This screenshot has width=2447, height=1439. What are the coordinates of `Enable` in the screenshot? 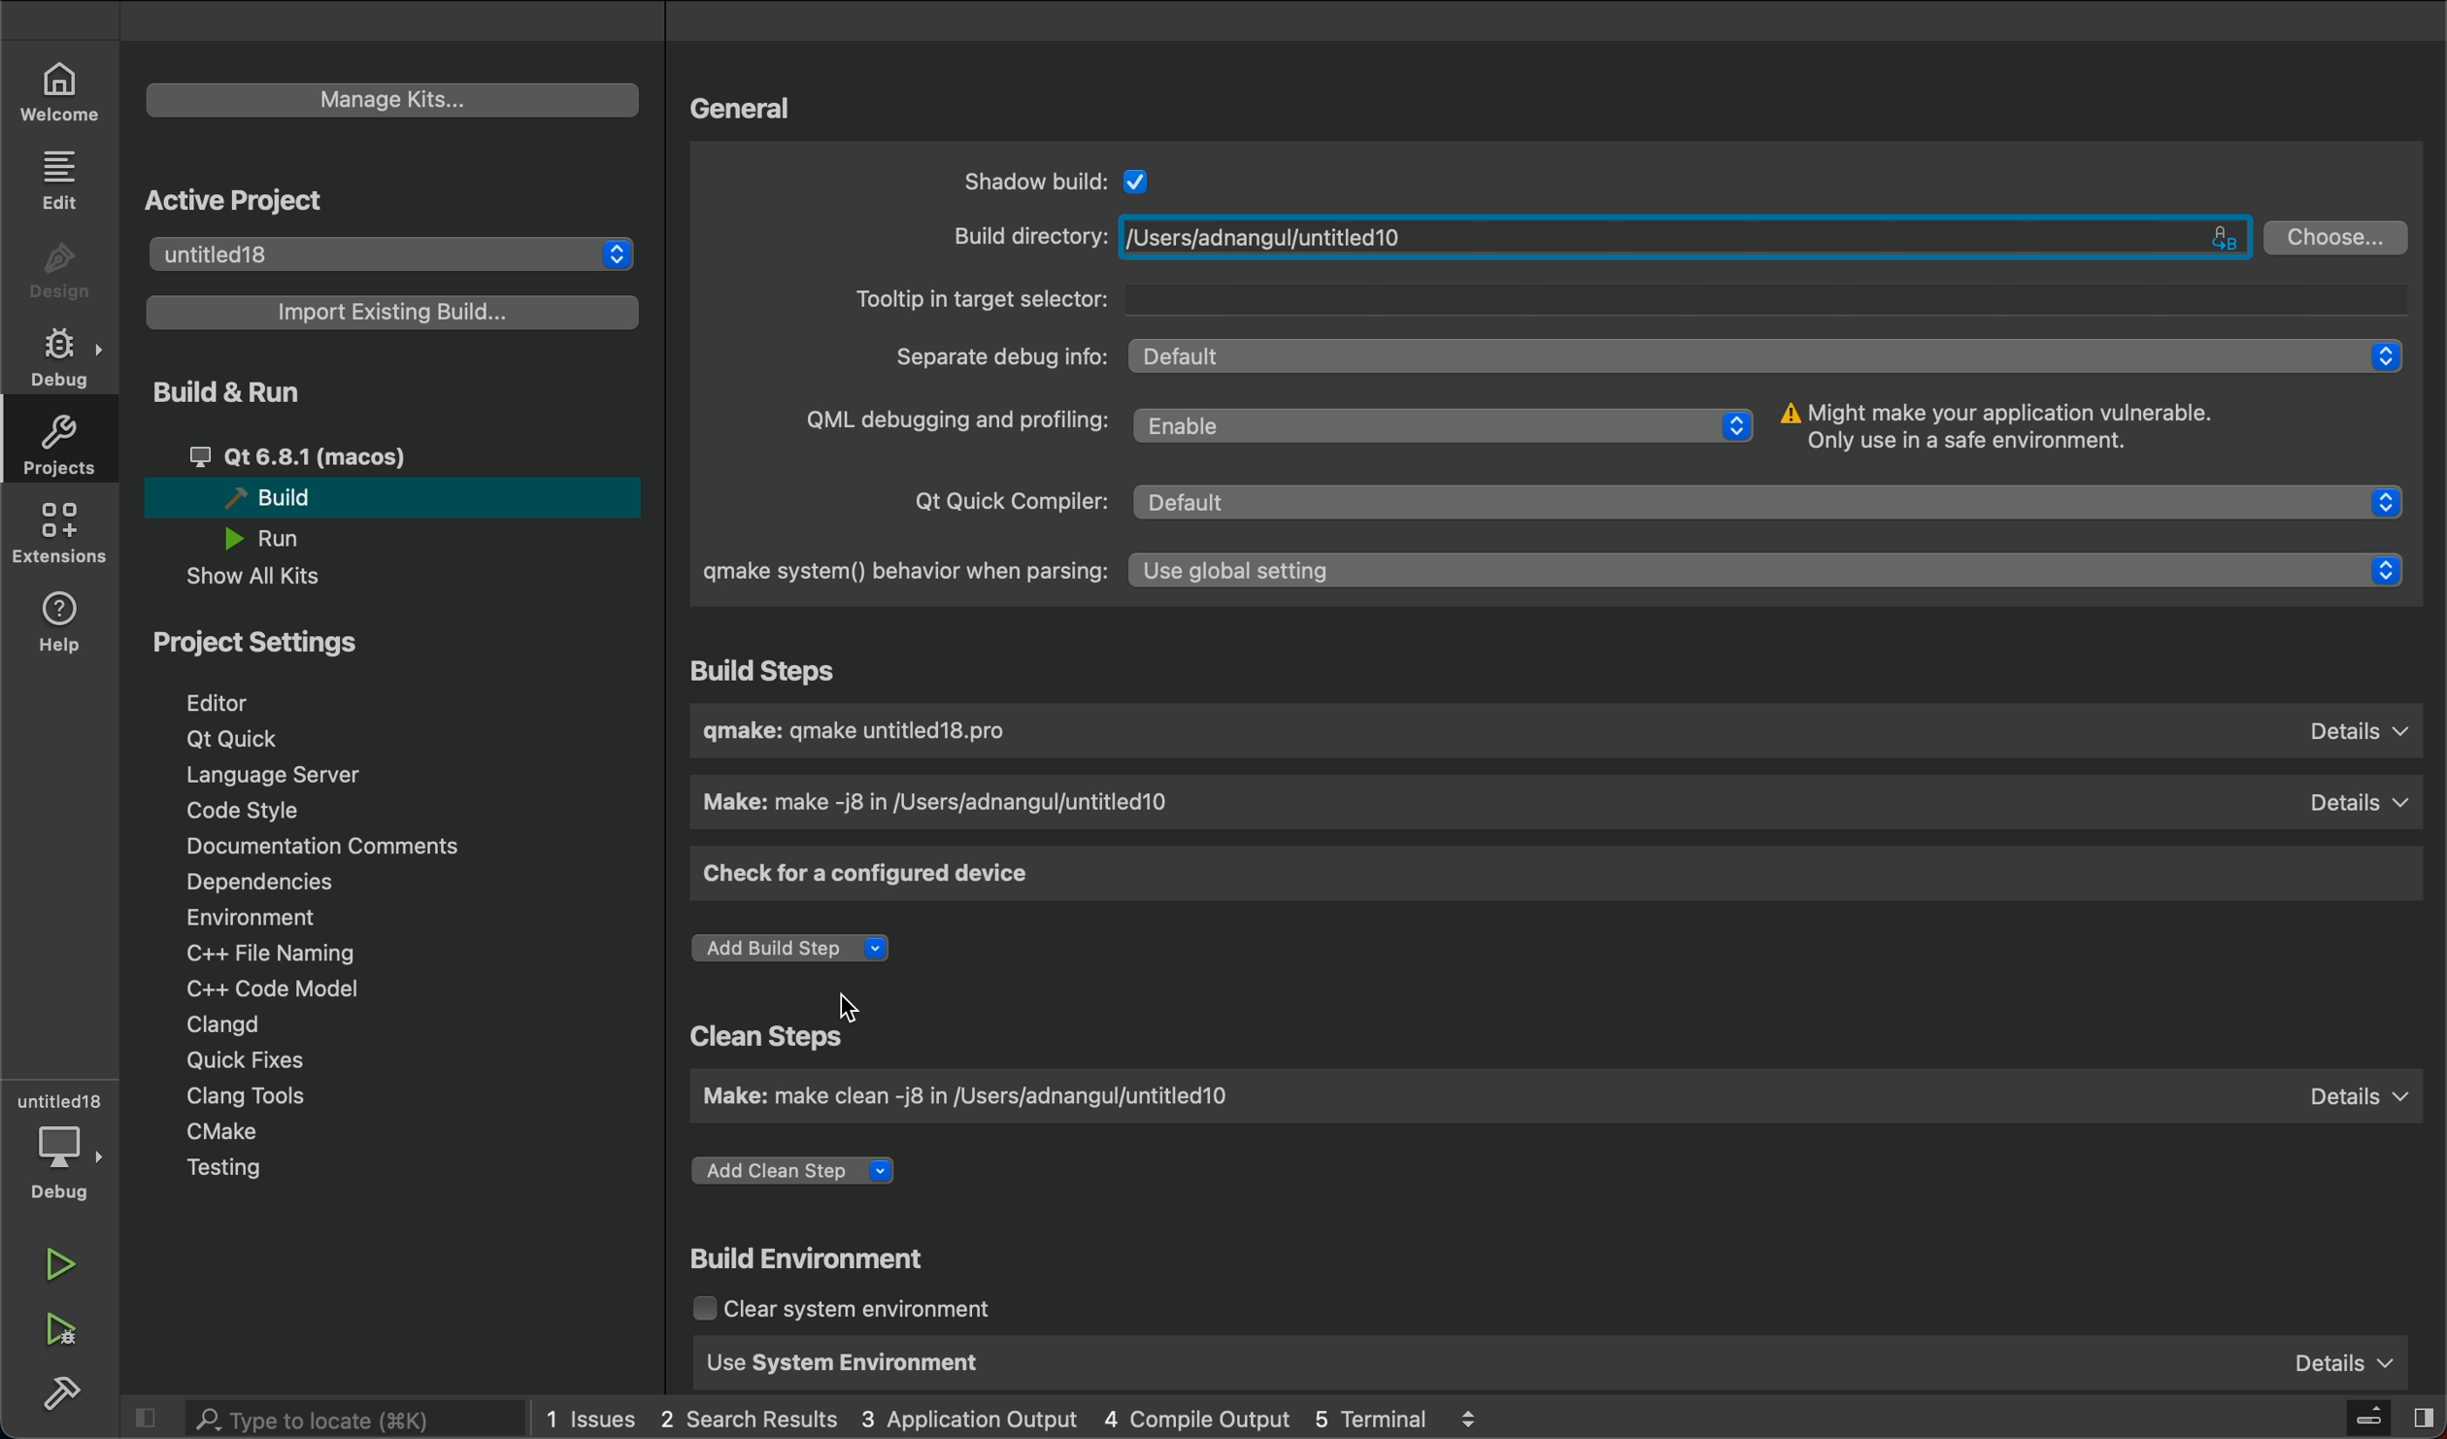 It's located at (1444, 424).